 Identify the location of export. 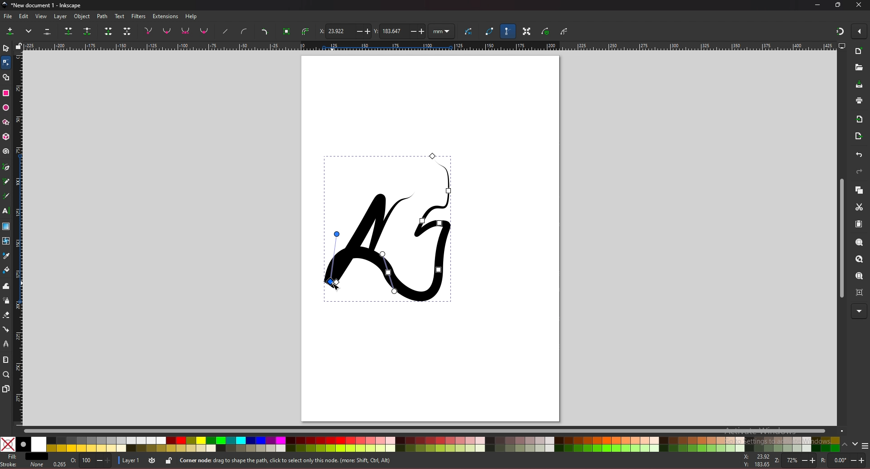
(859, 136).